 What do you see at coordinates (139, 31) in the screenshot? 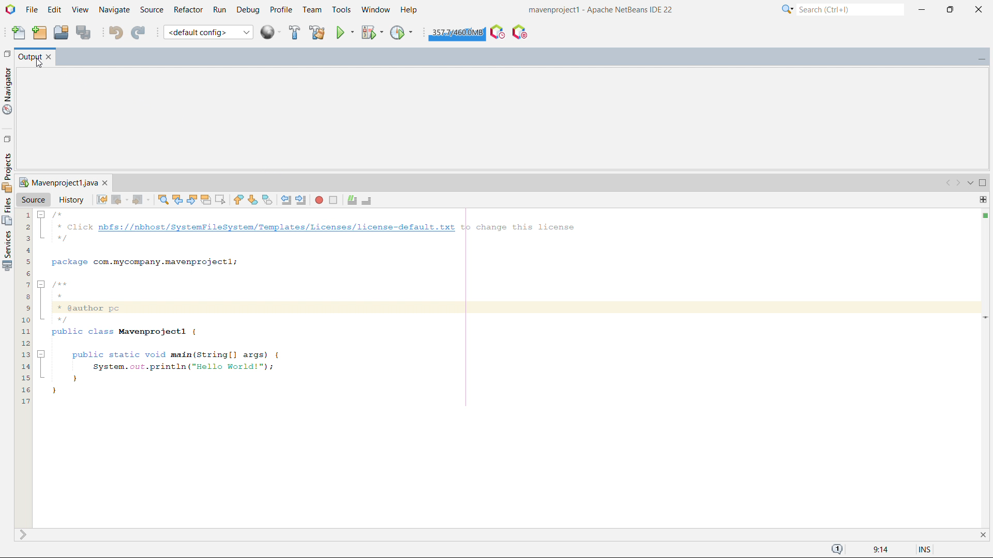
I see `redo` at bounding box center [139, 31].